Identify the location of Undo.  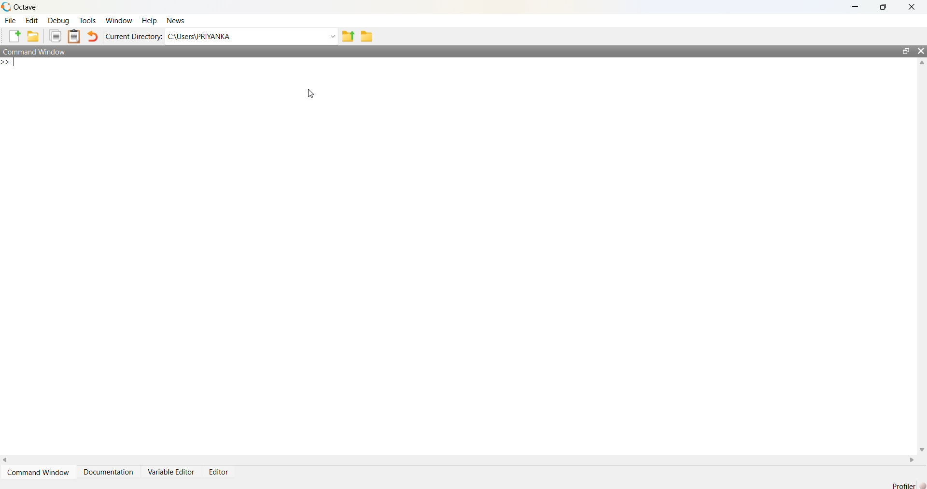
(93, 35).